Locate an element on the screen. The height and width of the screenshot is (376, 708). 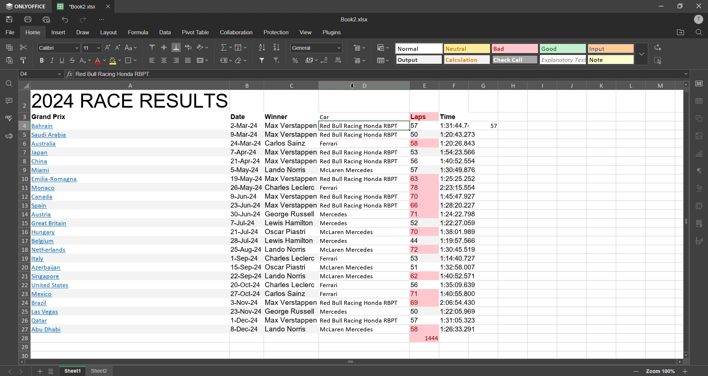
find is located at coordinates (9, 83).